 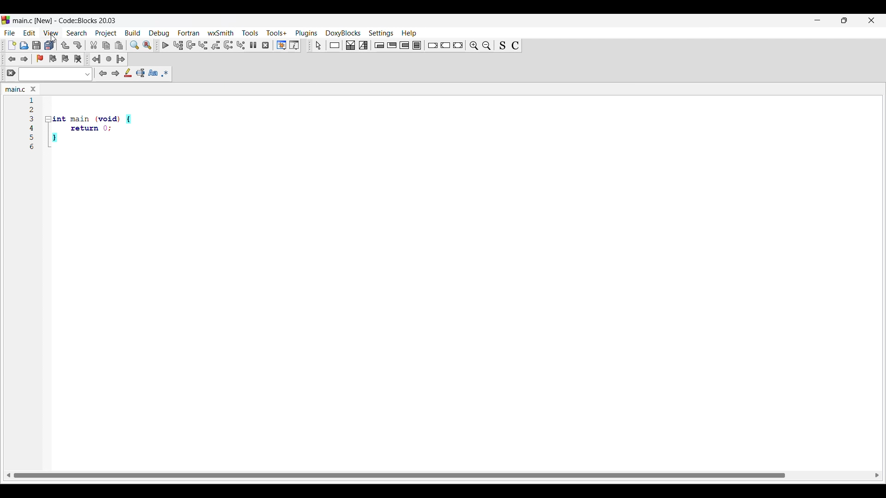 I want to click on Decision, so click(x=351, y=45).